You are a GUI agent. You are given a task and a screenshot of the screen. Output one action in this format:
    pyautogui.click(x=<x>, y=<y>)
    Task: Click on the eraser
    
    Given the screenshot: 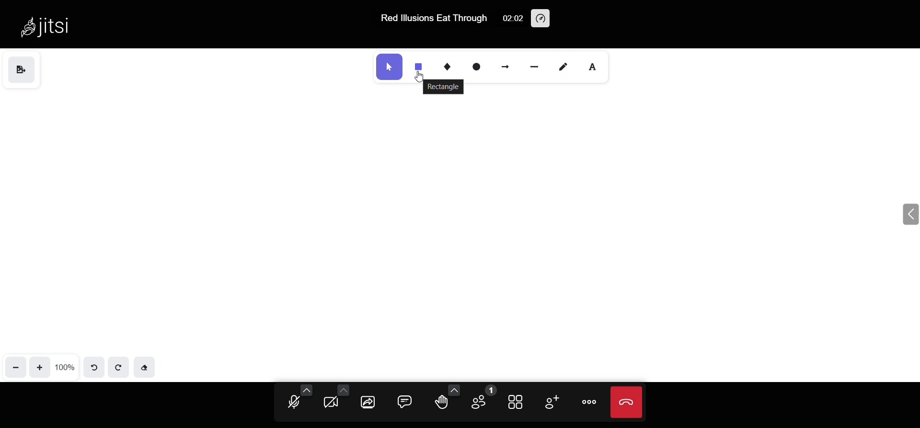 What is the action you would take?
    pyautogui.click(x=146, y=368)
    